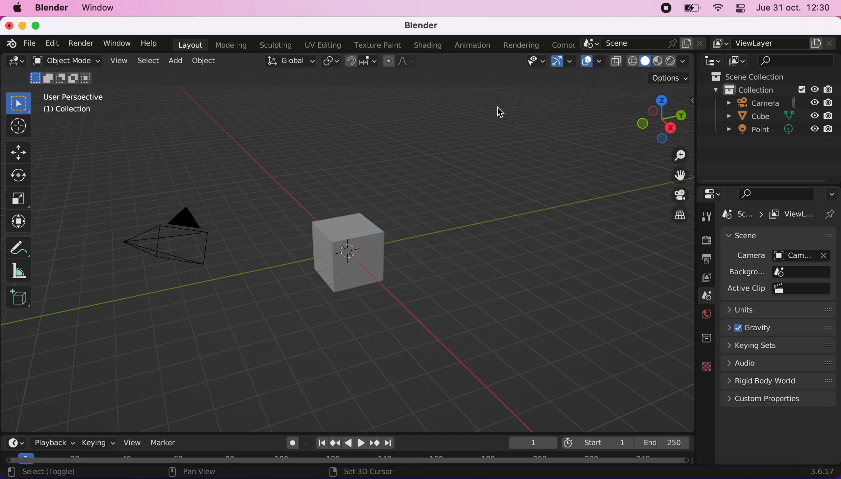  I want to click on editor type, so click(714, 193).